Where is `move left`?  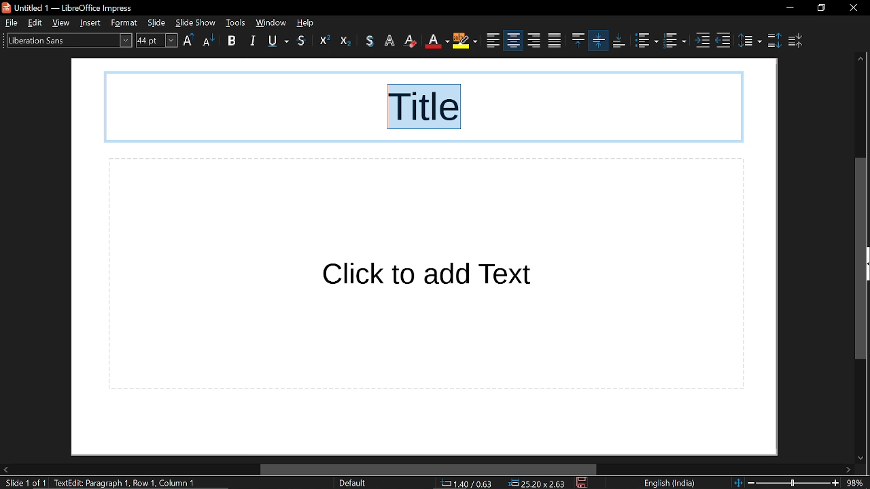 move left is located at coordinates (5, 470).